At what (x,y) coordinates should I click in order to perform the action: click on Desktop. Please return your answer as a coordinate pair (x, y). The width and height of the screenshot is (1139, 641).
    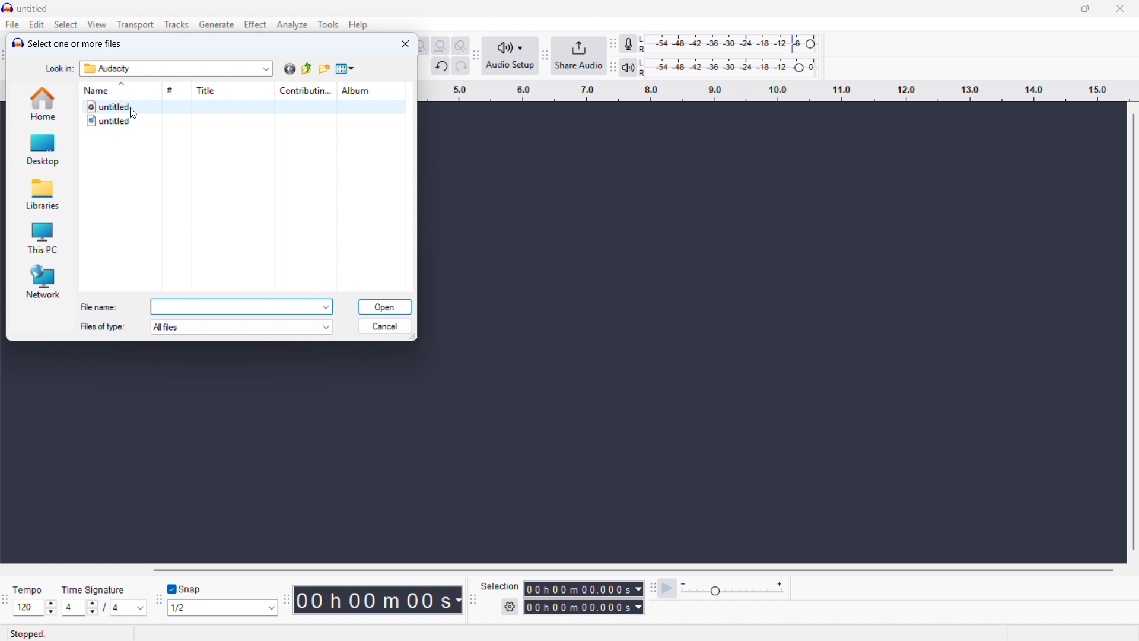
    Looking at the image, I should click on (42, 149).